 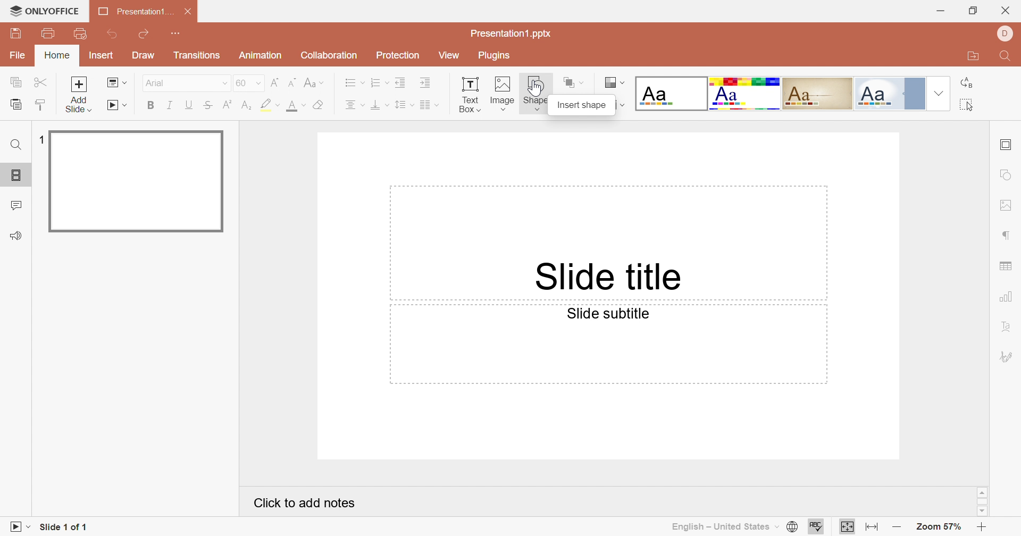 What do you see at coordinates (142, 54) in the screenshot?
I see `Draw` at bounding box center [142, 54].